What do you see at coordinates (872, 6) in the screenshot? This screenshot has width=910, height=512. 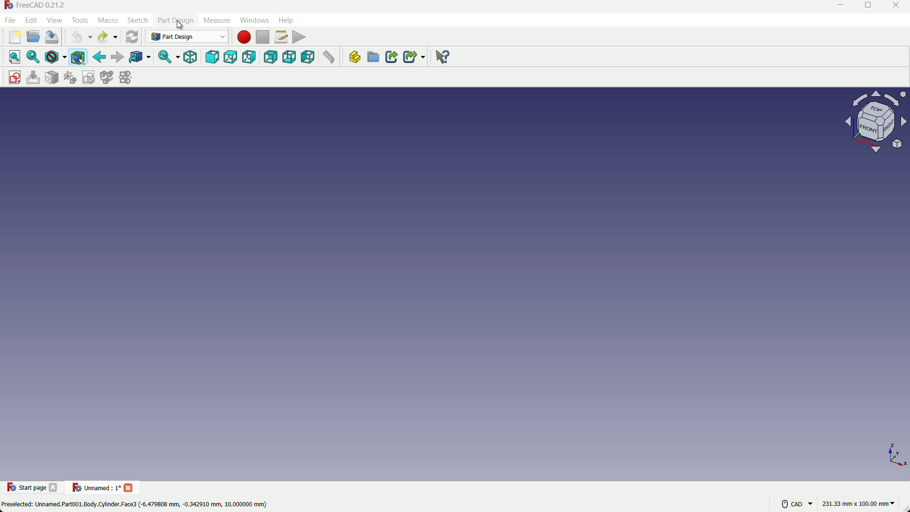 I see `maximize or restore` at bounding box center [872, 6].